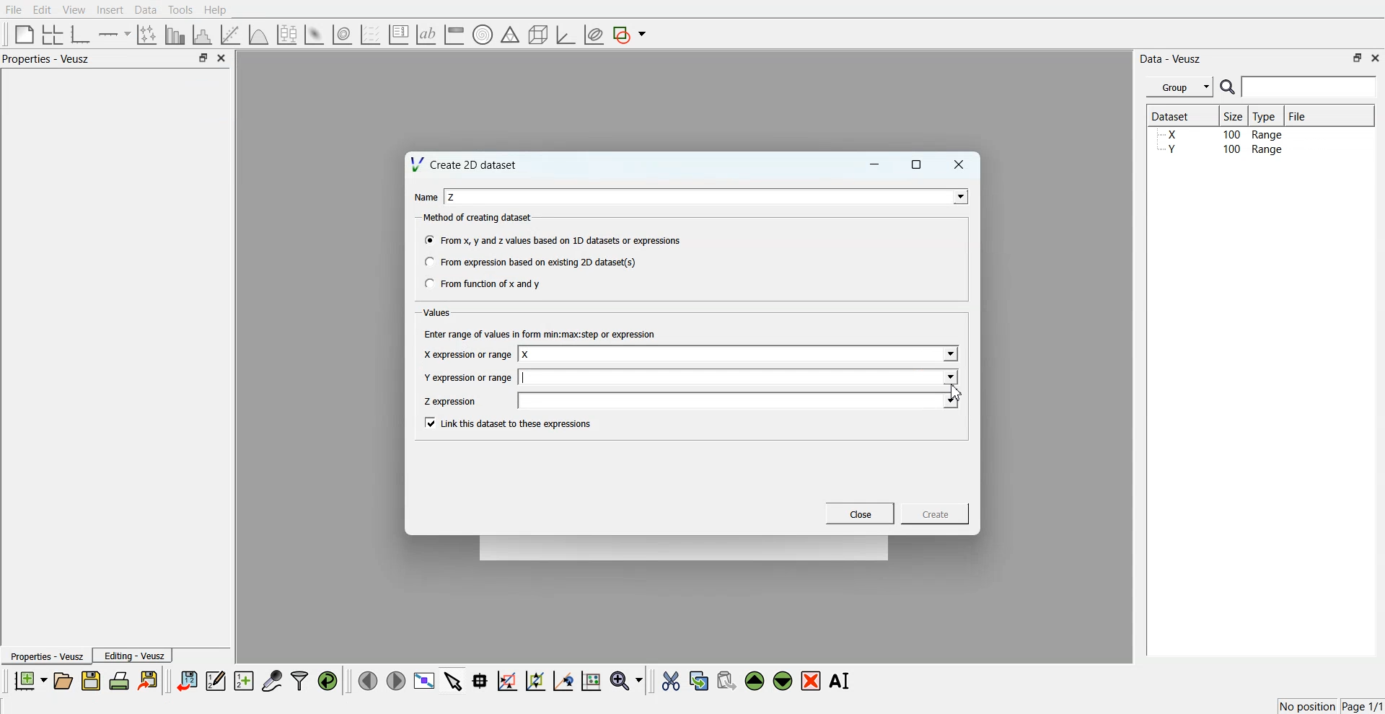  Describe the element at coordinates (739, 355) in the screenshot. I see `Enter name` at that location.